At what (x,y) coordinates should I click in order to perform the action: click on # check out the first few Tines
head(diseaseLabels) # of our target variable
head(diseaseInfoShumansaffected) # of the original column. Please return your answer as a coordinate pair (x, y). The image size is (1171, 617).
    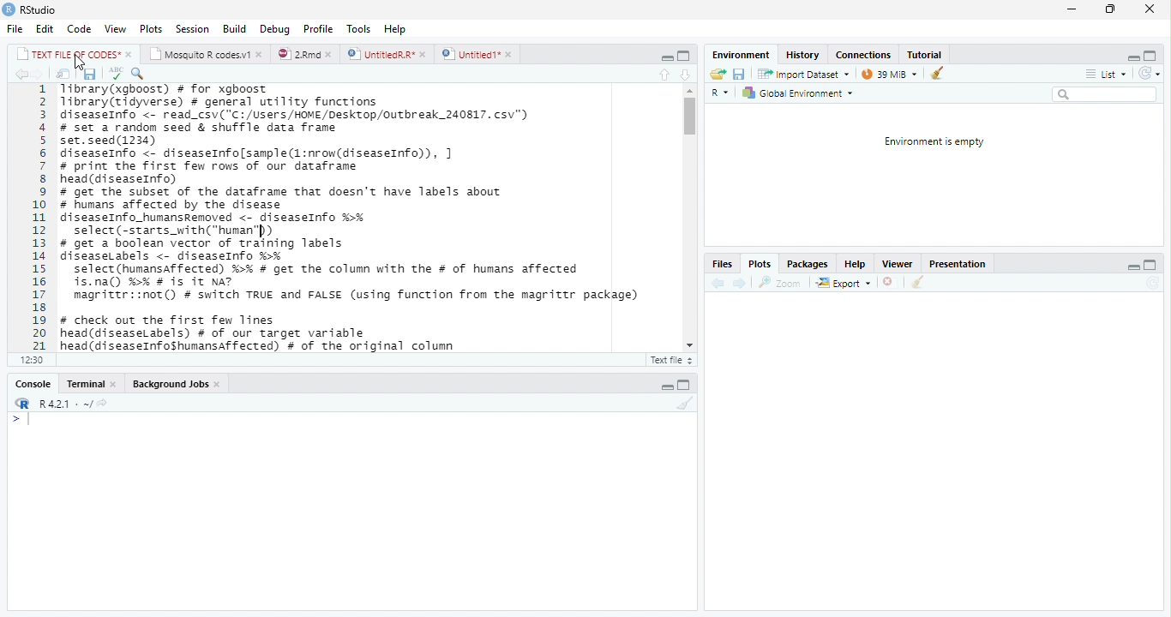
    Looking at the image, I should click on (261, 332).